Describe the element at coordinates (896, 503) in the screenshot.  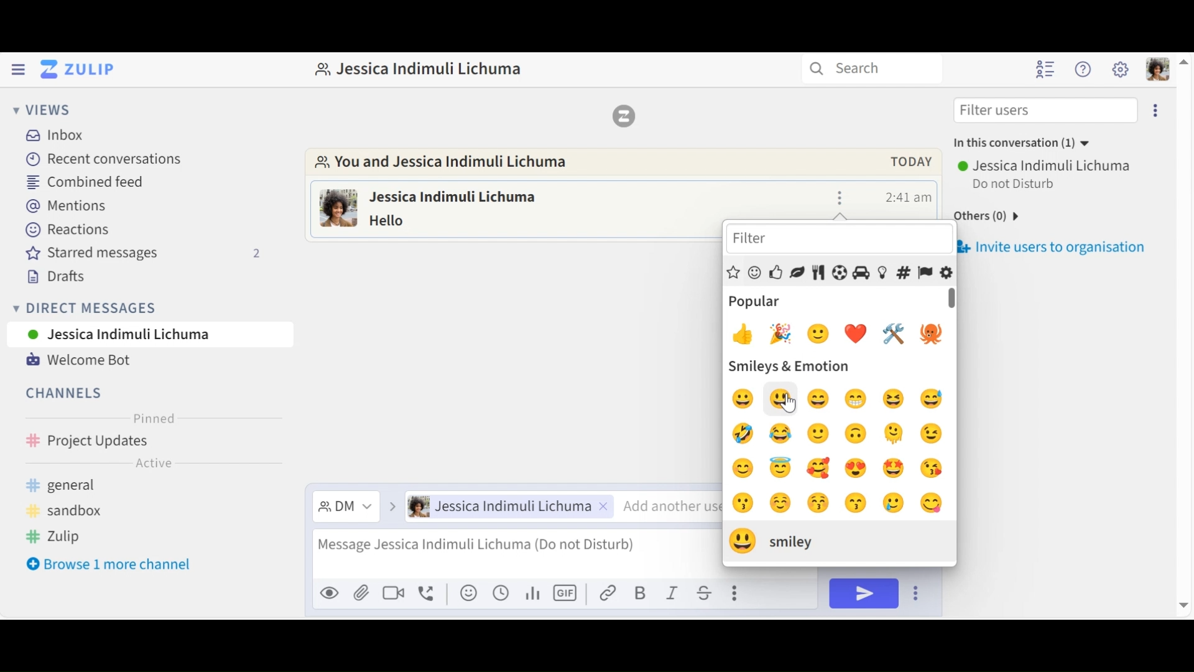
I see `smile with tear` at that location.